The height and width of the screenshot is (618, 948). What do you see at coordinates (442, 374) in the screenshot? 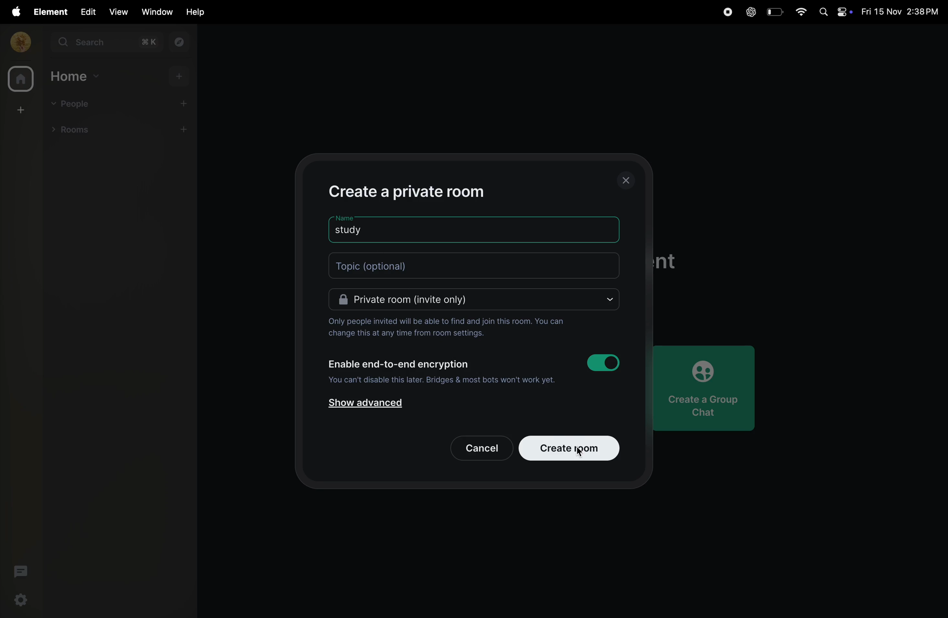
I see `Enable end-to-end encryption
You can't disable this later. Bridges & most bots won't work yet.` at bounding box center [442, 374].